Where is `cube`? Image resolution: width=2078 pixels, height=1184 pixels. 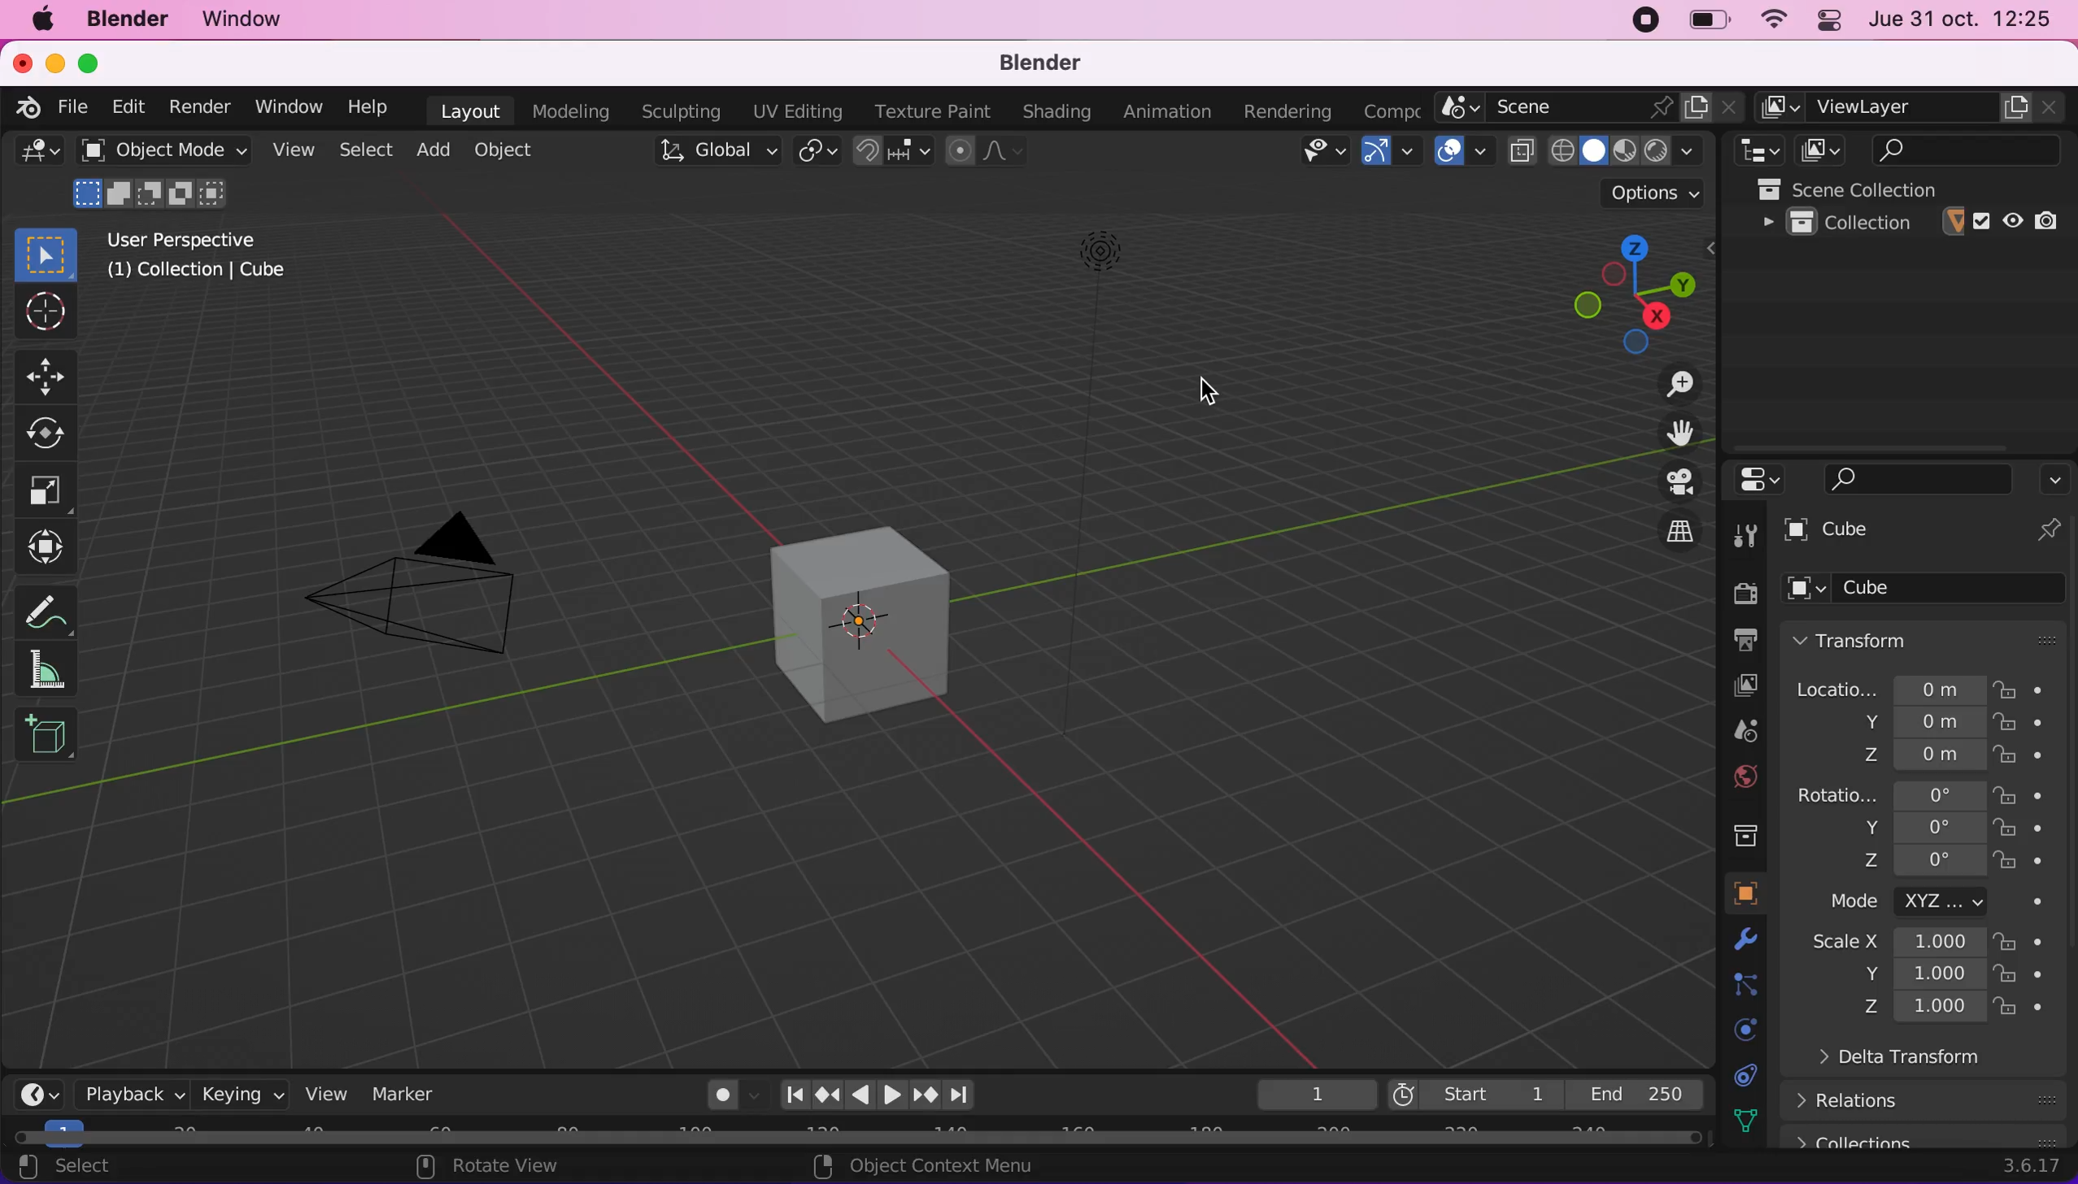
cube is located at coordinates (1895, 533).